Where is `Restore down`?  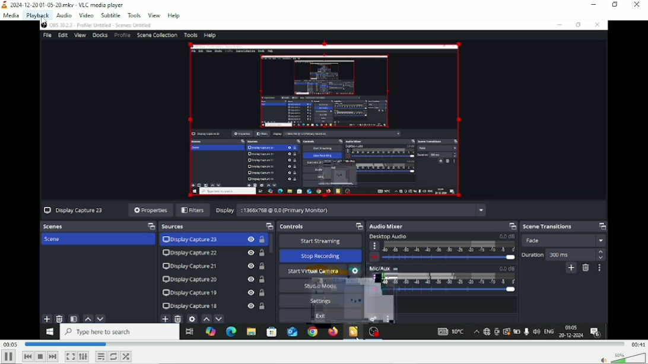
Restore down is located at coordinates (615, 5).